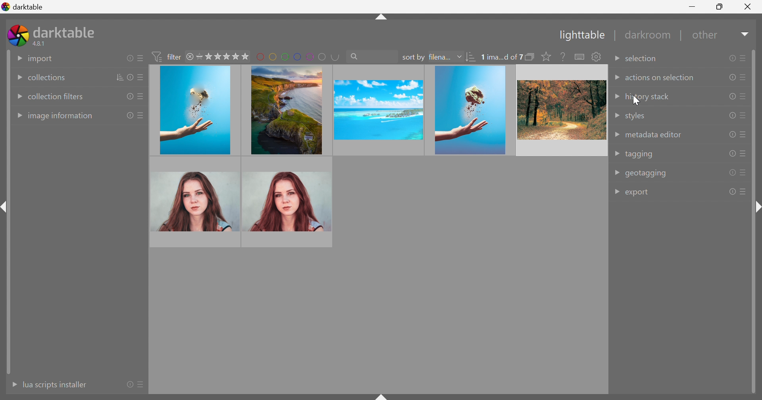 This screenshot has width=762, height=400. What do you see at coordinates (747, 153) in the screenshot?
I see `presets` at bounding box center [747, 153].